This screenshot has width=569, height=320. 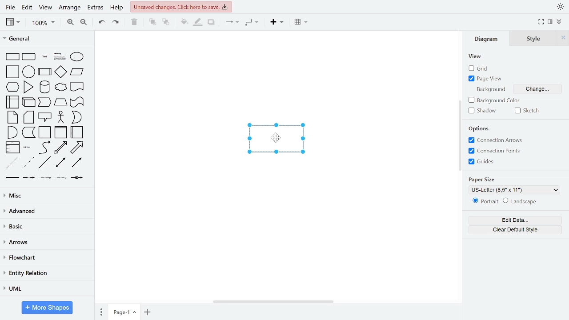 I want to click on Options, so click(x=480, y=129).